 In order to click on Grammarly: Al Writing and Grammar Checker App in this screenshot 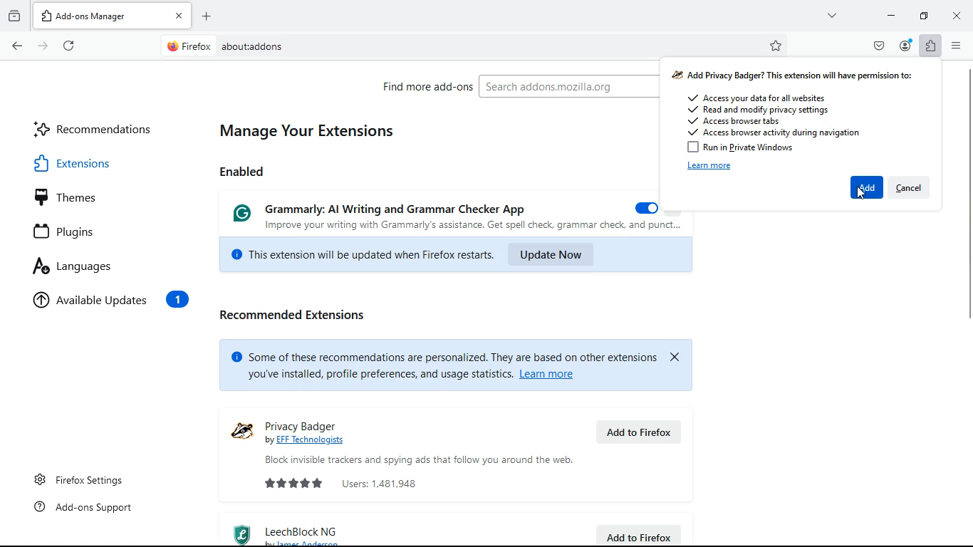, I will do `click(398, 207)`.